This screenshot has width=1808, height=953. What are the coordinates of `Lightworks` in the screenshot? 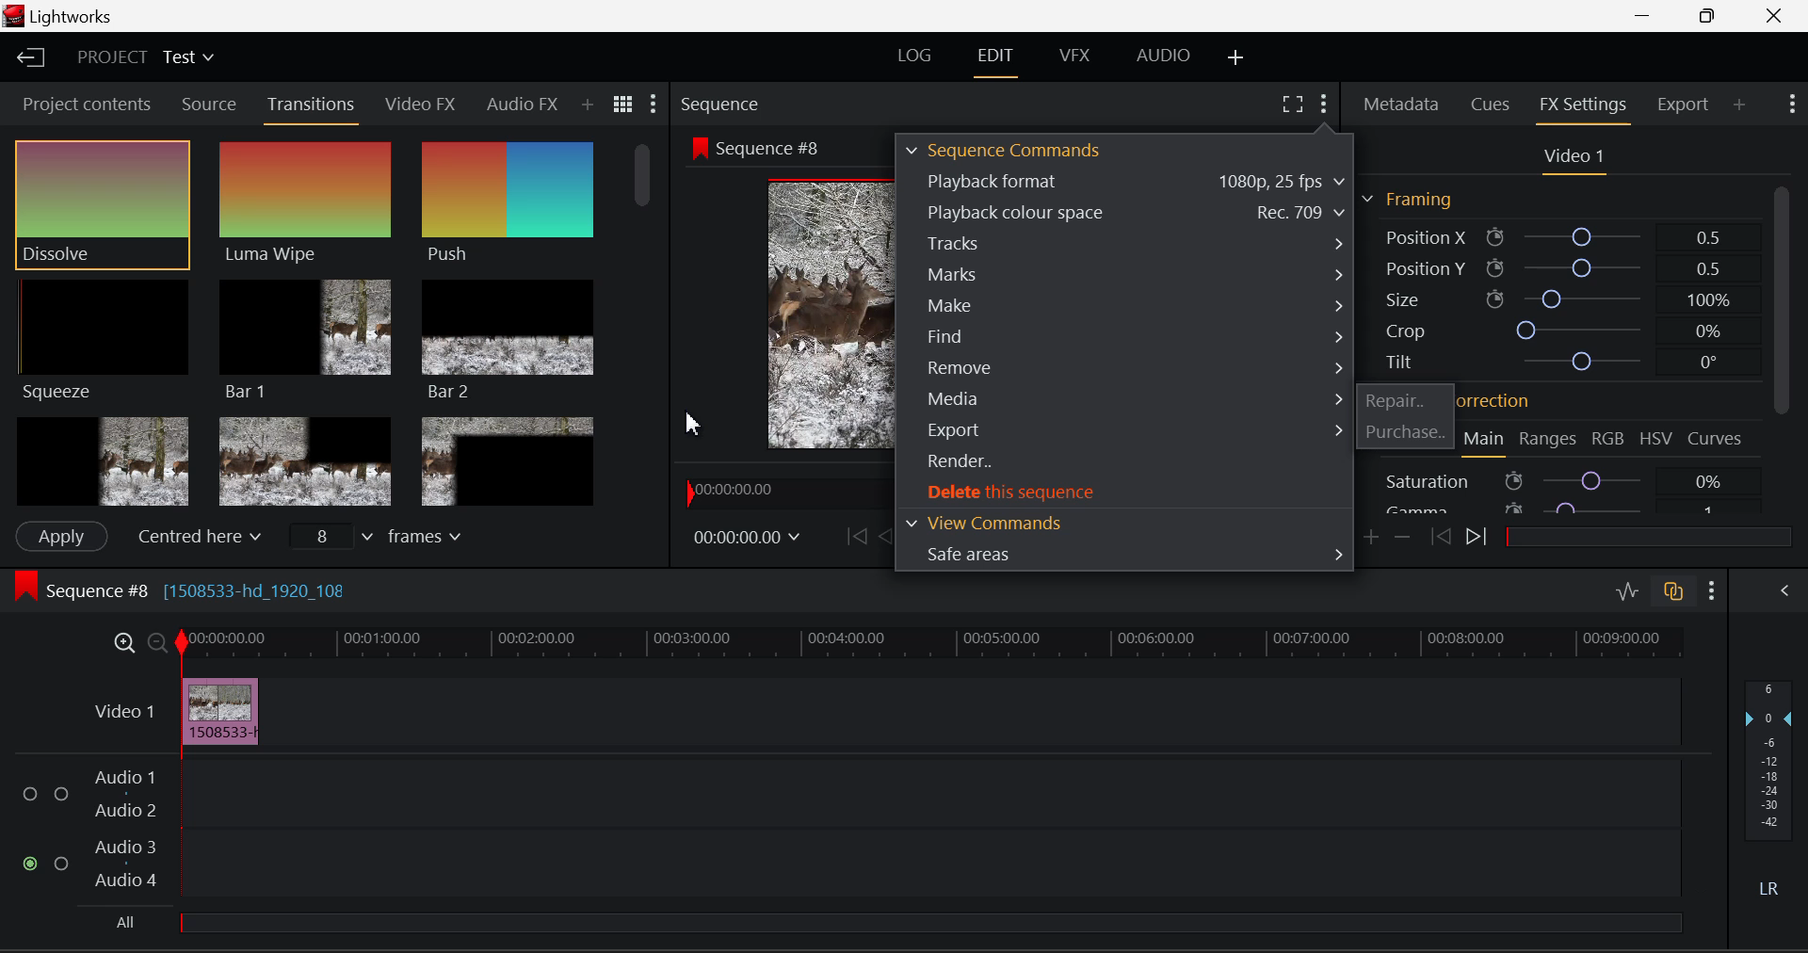 It's located at (64, 16).